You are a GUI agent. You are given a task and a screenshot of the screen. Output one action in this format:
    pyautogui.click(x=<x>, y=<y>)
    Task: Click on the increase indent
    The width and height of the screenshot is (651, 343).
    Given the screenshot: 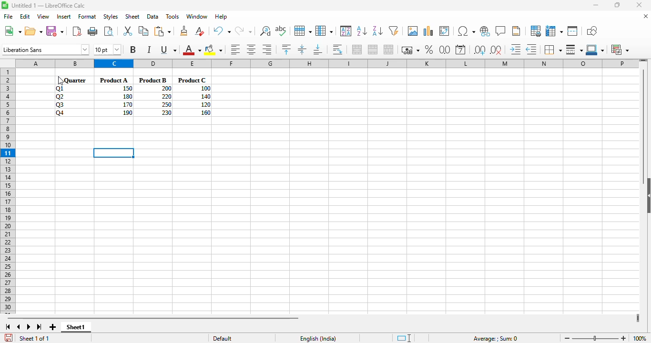 What is the action you would take?
    pyautogui.click(x=516, y=49)
    